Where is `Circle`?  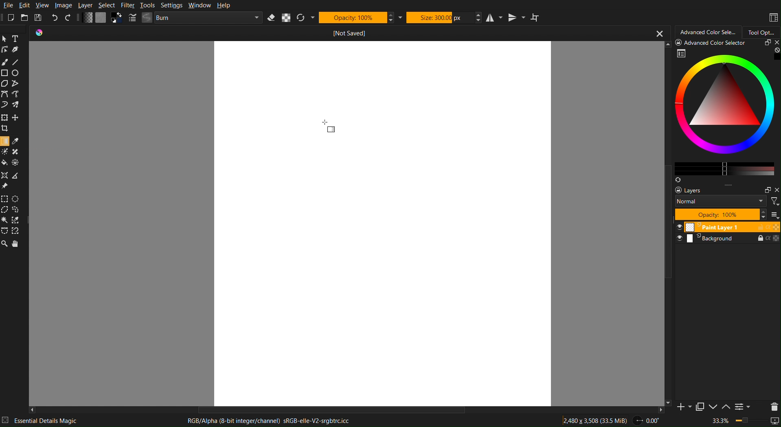 Circle is located at coordinates (16, 72).